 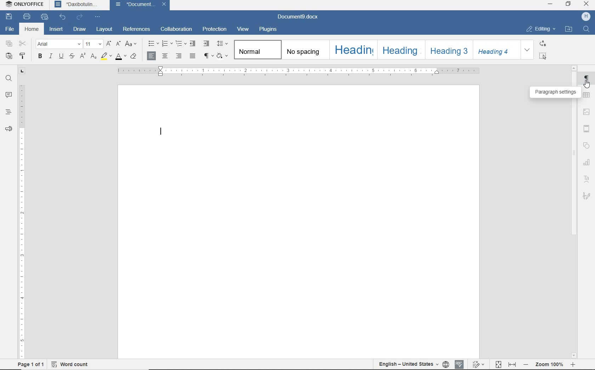 What do you see at coordinates (72, 56) in the screenshot?
I see `strikethrough` at bounding box center [72, 56].